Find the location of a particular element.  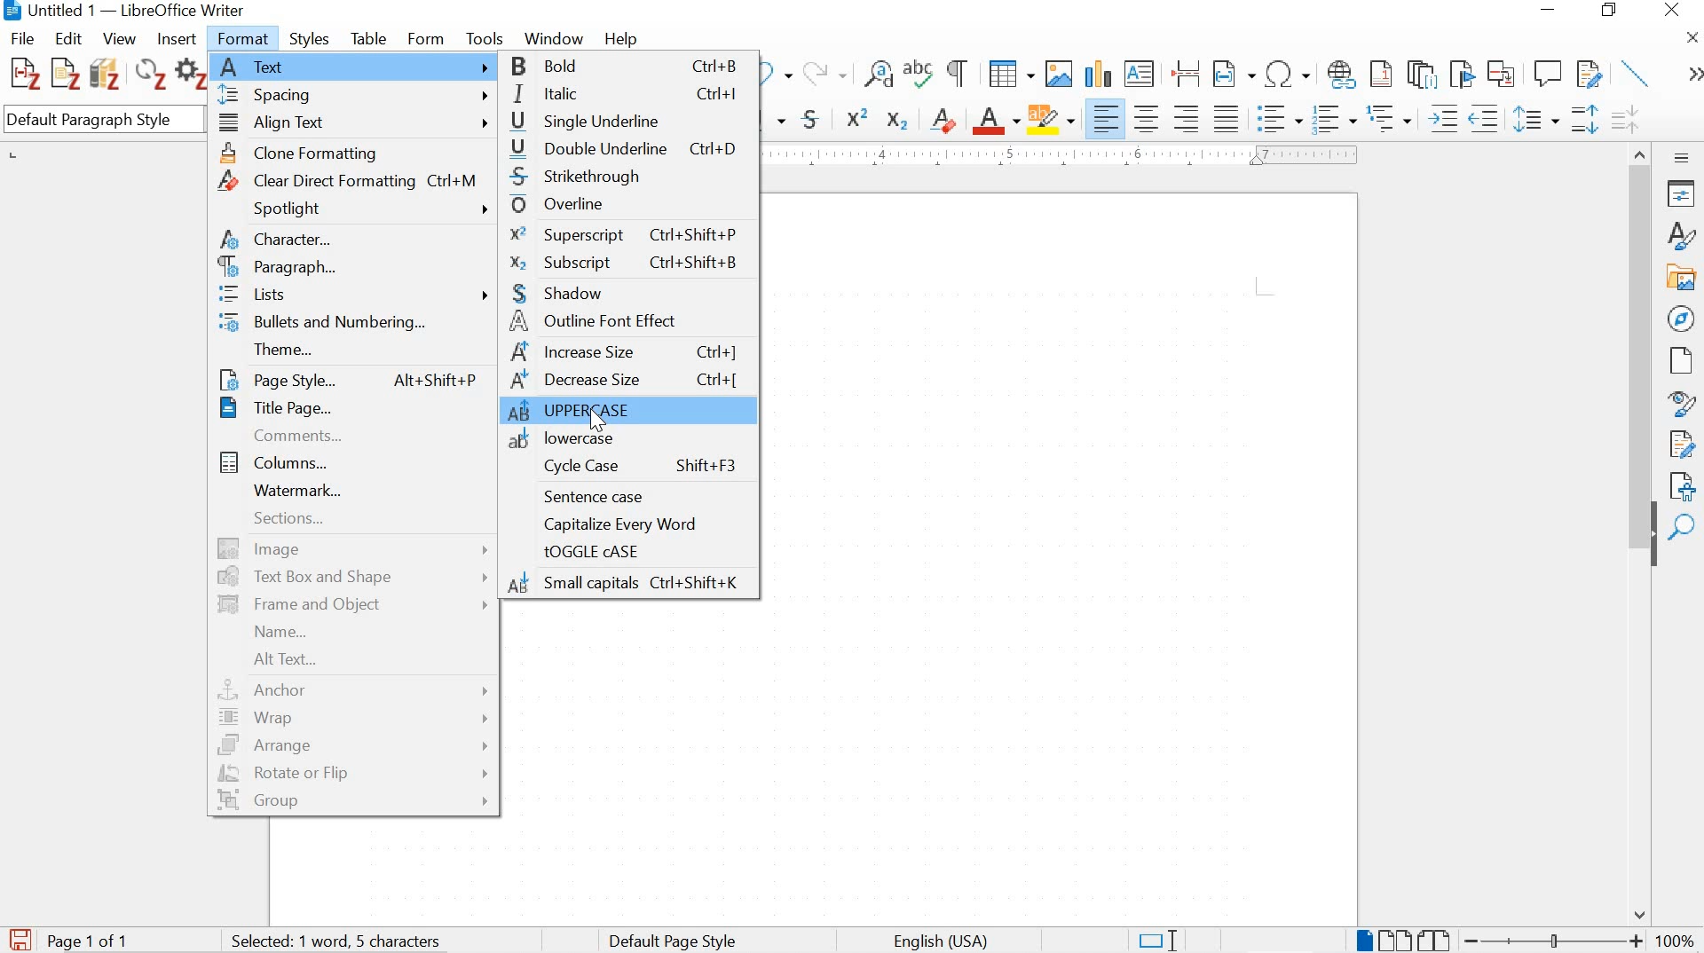

underline is located at coordinates (777, 122).